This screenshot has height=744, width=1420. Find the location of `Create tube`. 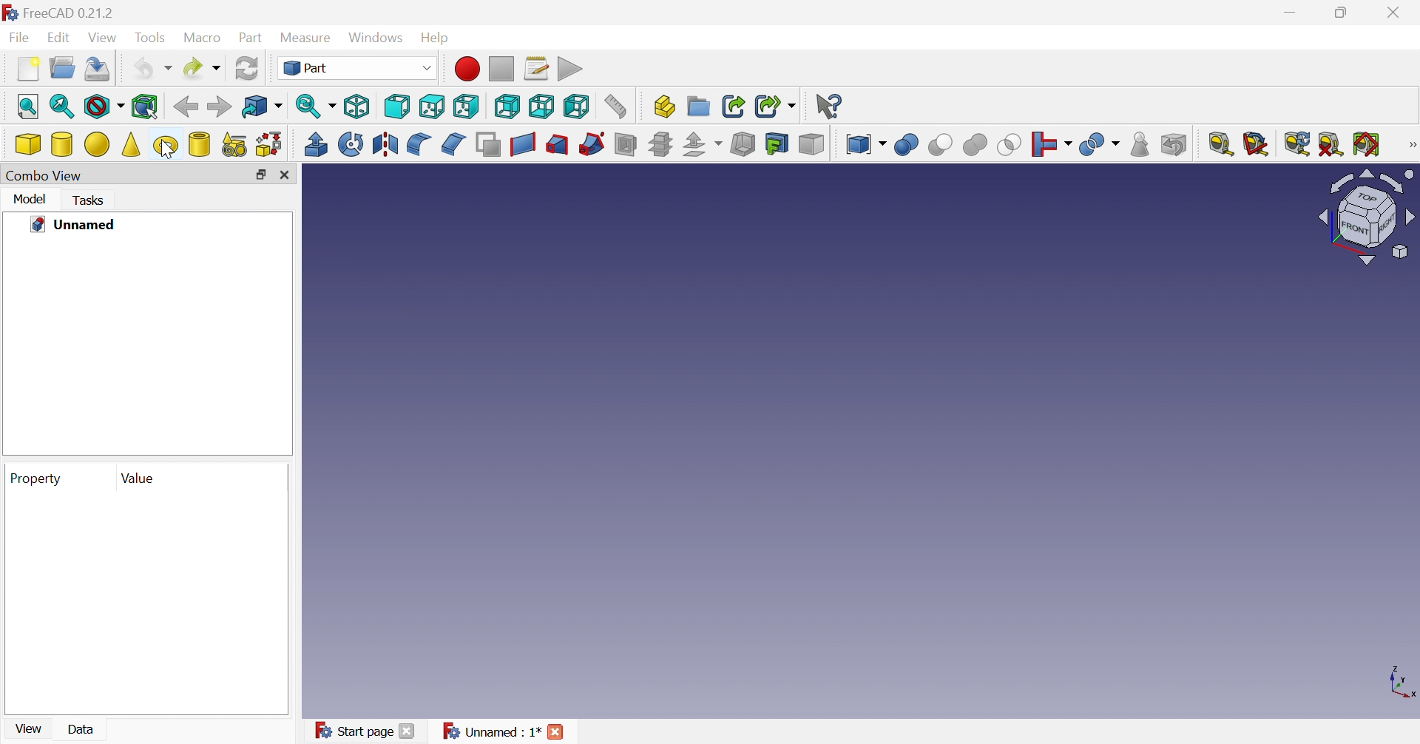

Create tube is located at coordinates (199, 145).